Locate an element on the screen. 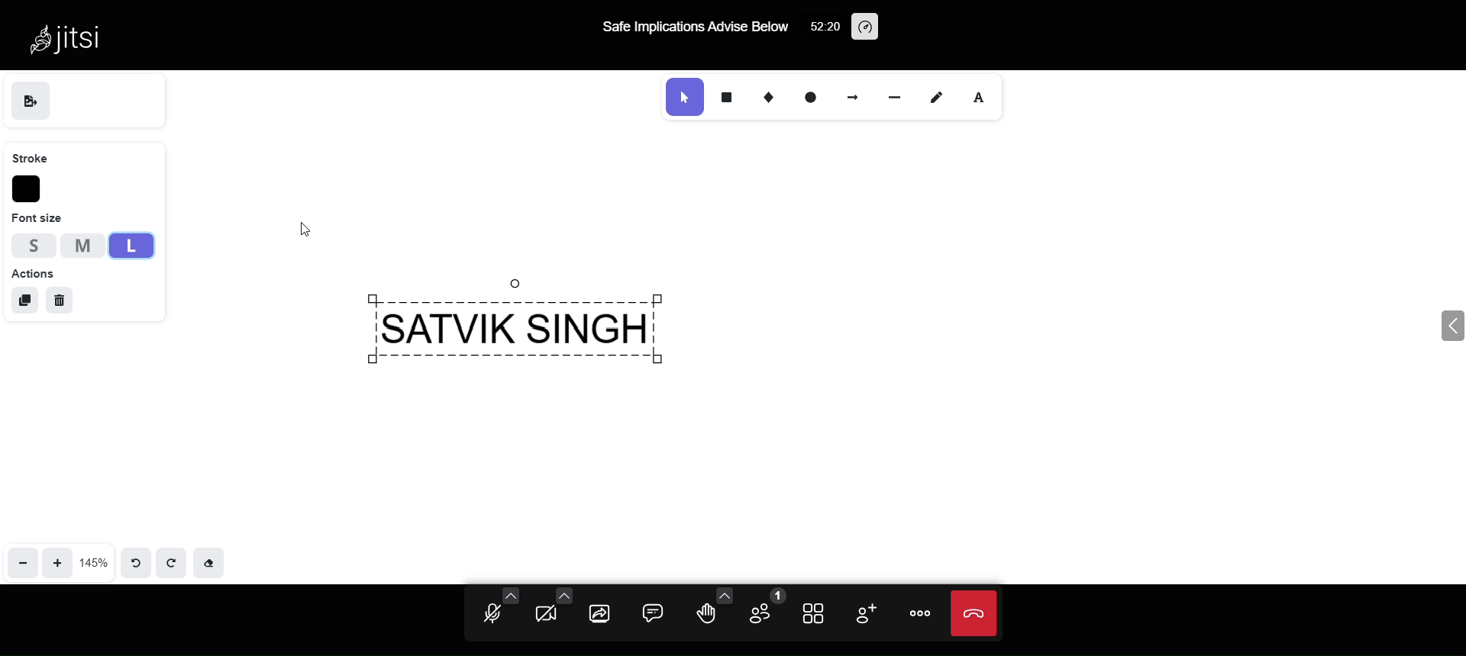  redo is located at coordinates (174, 562).